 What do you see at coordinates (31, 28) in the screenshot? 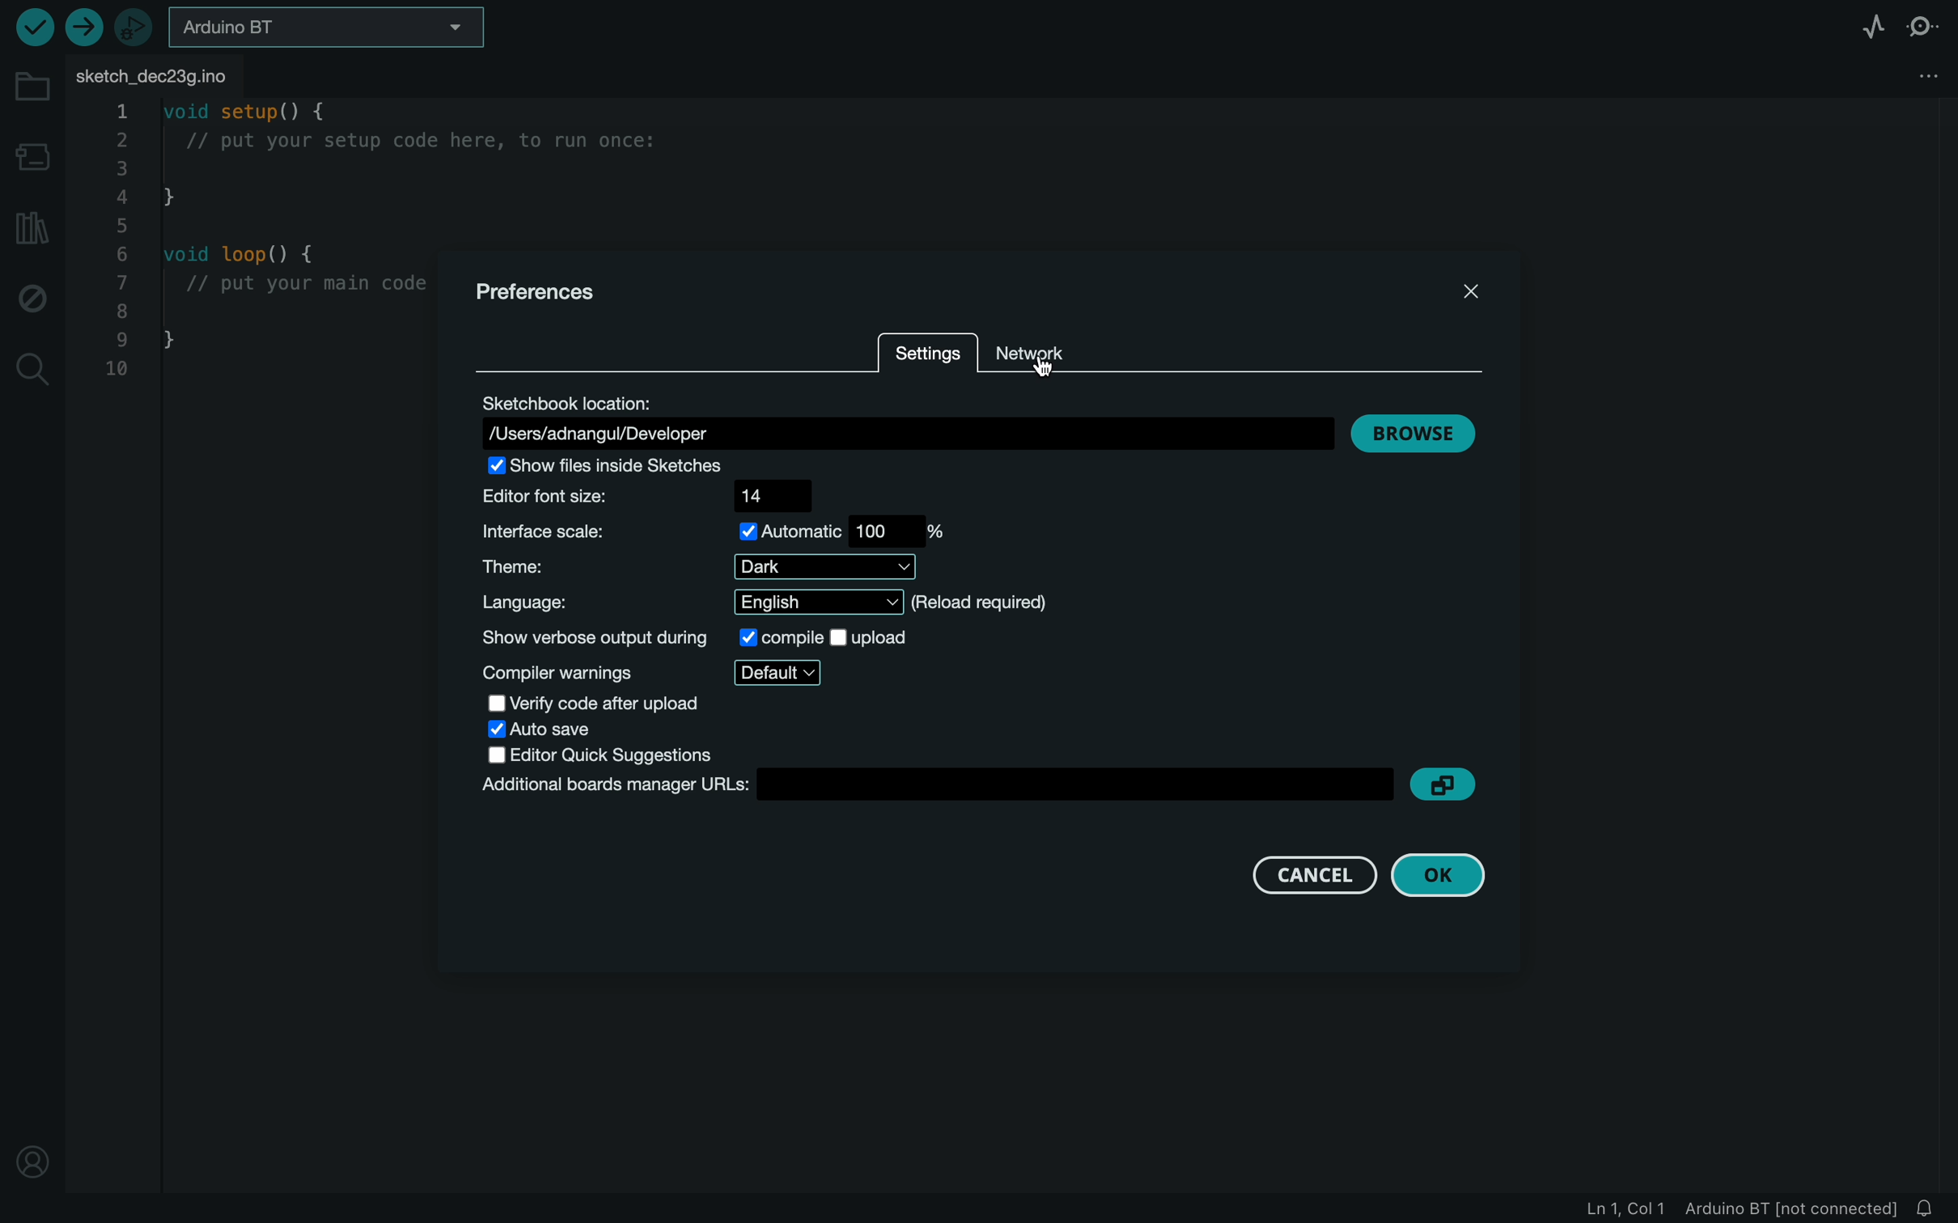
I see `verify` at bounding box center [31, 28].